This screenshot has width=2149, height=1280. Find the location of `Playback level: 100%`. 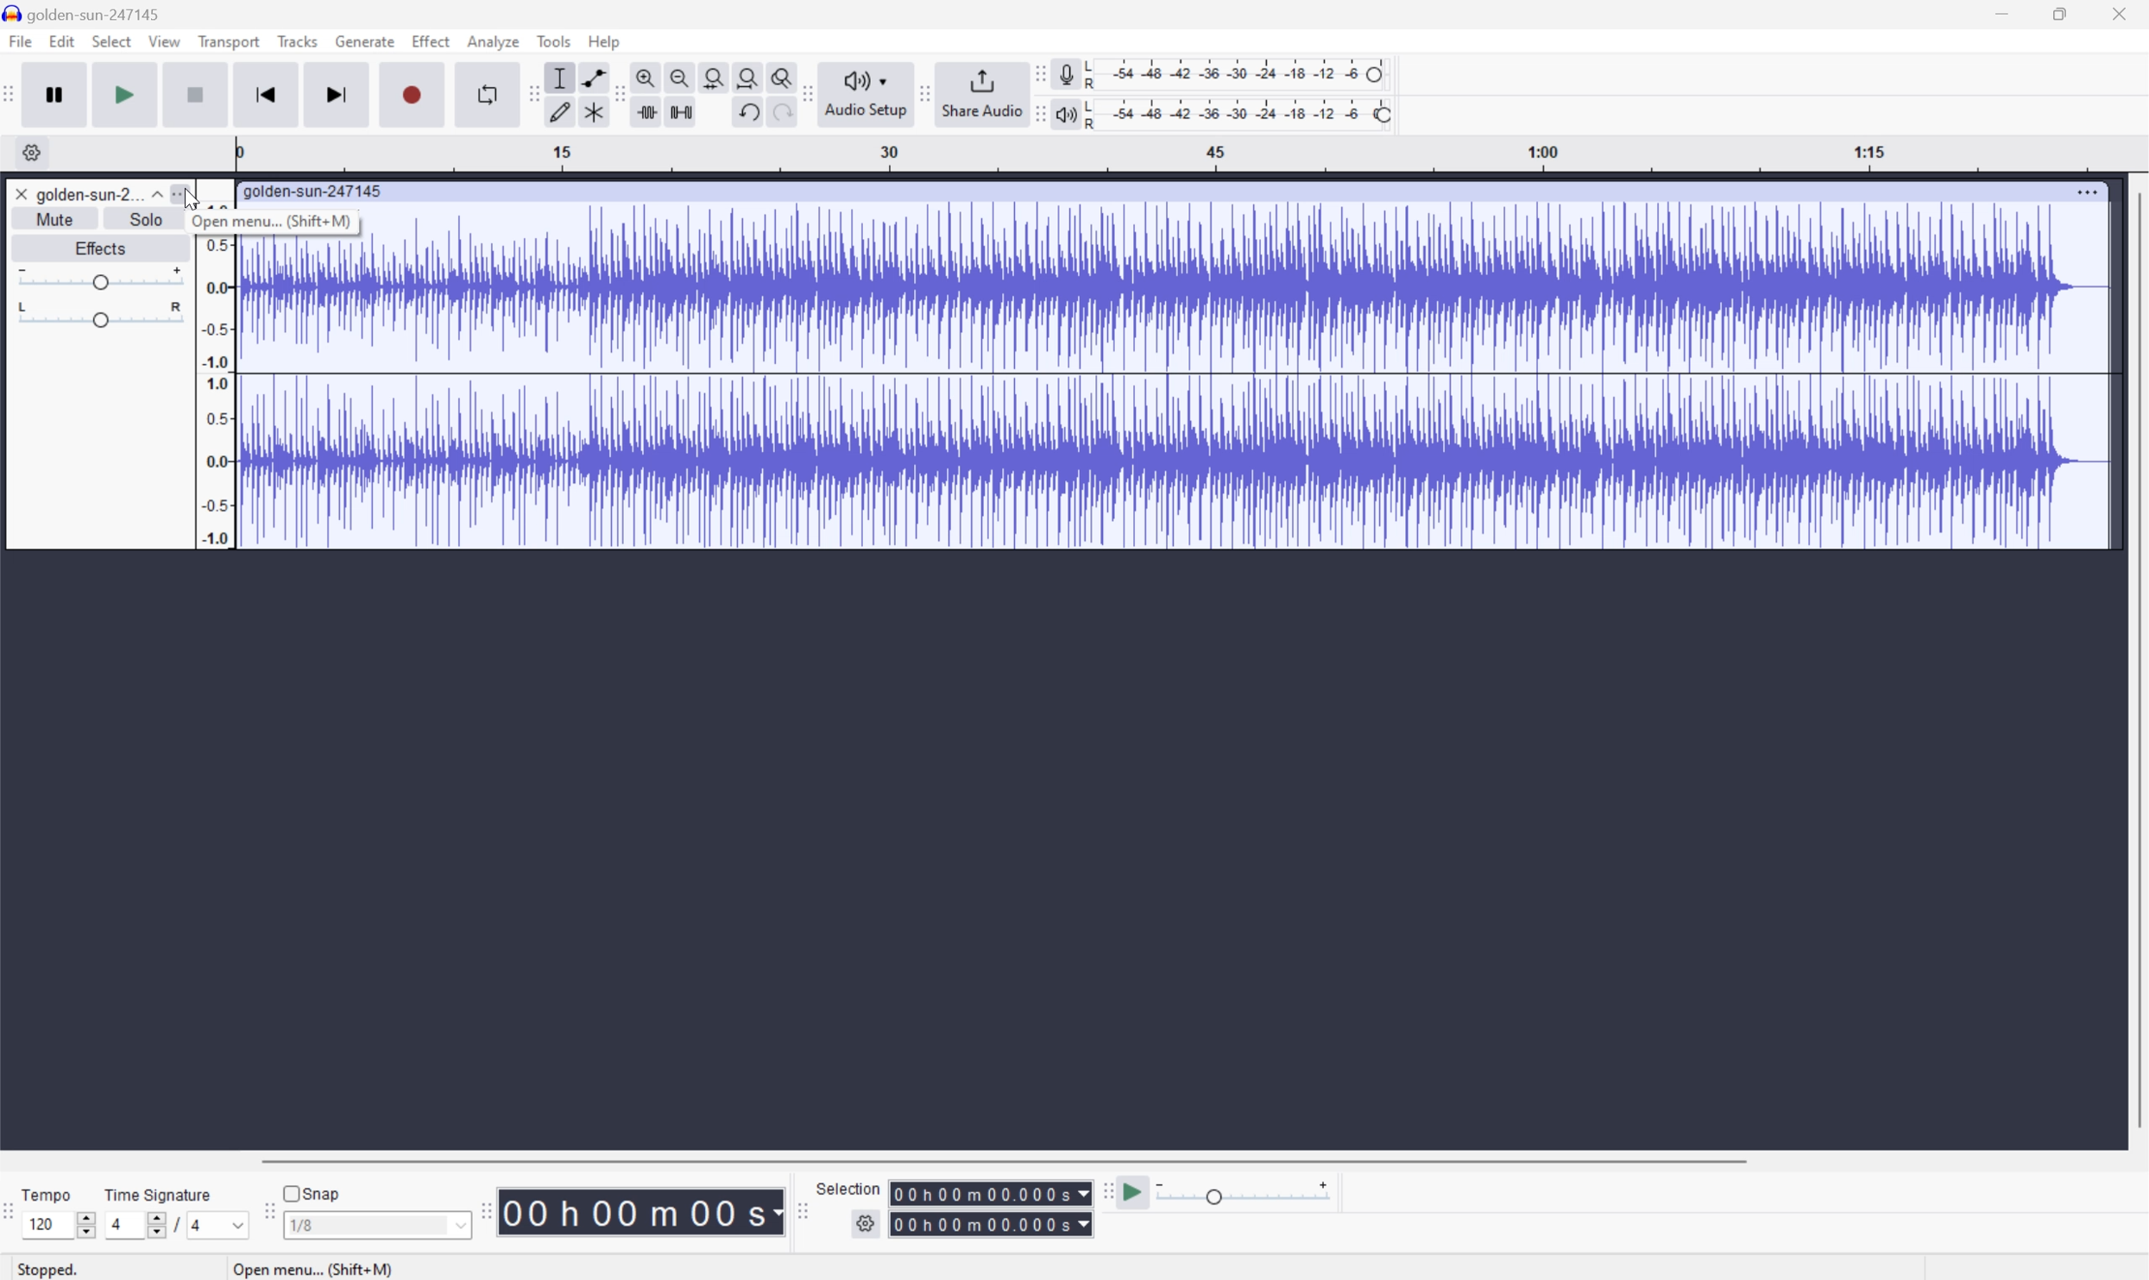

Playback level: 100% is located at coordinates (1241, 116).